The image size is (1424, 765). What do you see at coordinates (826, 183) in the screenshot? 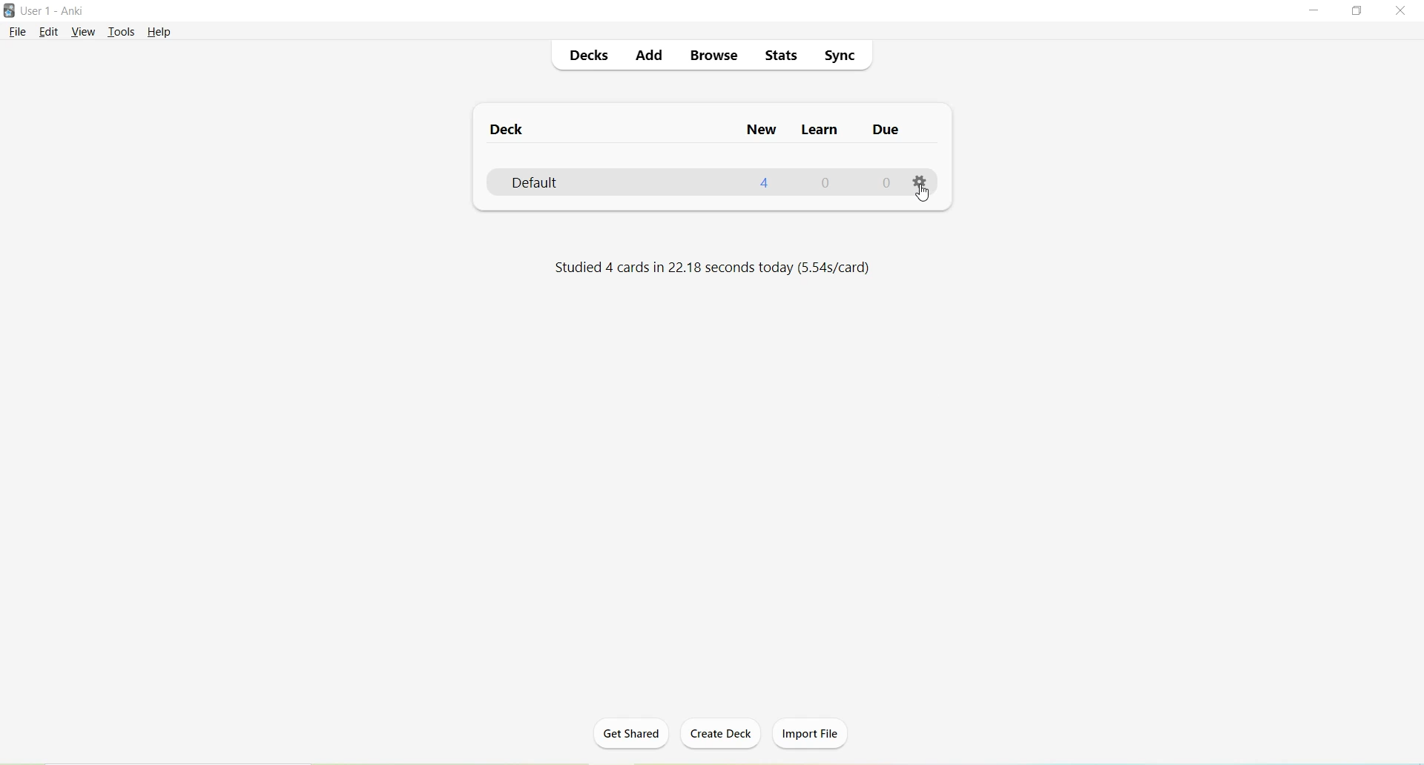
I see `0` at bounding box center [826, 183].